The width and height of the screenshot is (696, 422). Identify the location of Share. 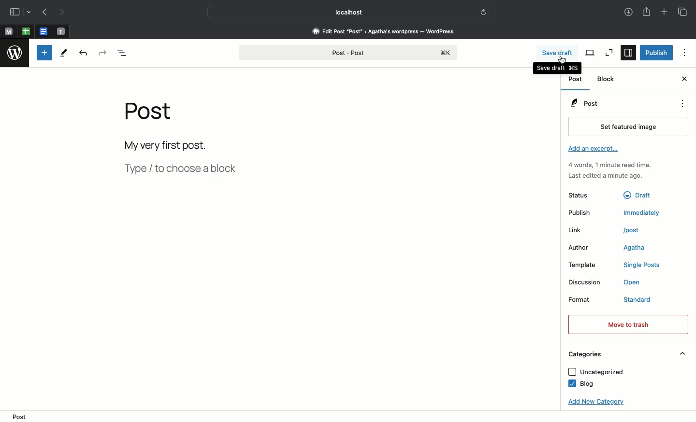
(646, 13).